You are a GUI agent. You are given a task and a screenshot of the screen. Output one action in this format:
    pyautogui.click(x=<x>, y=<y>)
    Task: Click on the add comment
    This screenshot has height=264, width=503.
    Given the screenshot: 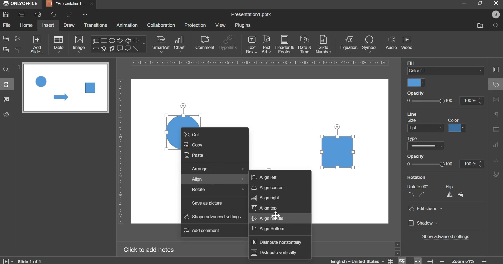 What is the action you would take?
    pyautogui.click(x=202, y=231)
    